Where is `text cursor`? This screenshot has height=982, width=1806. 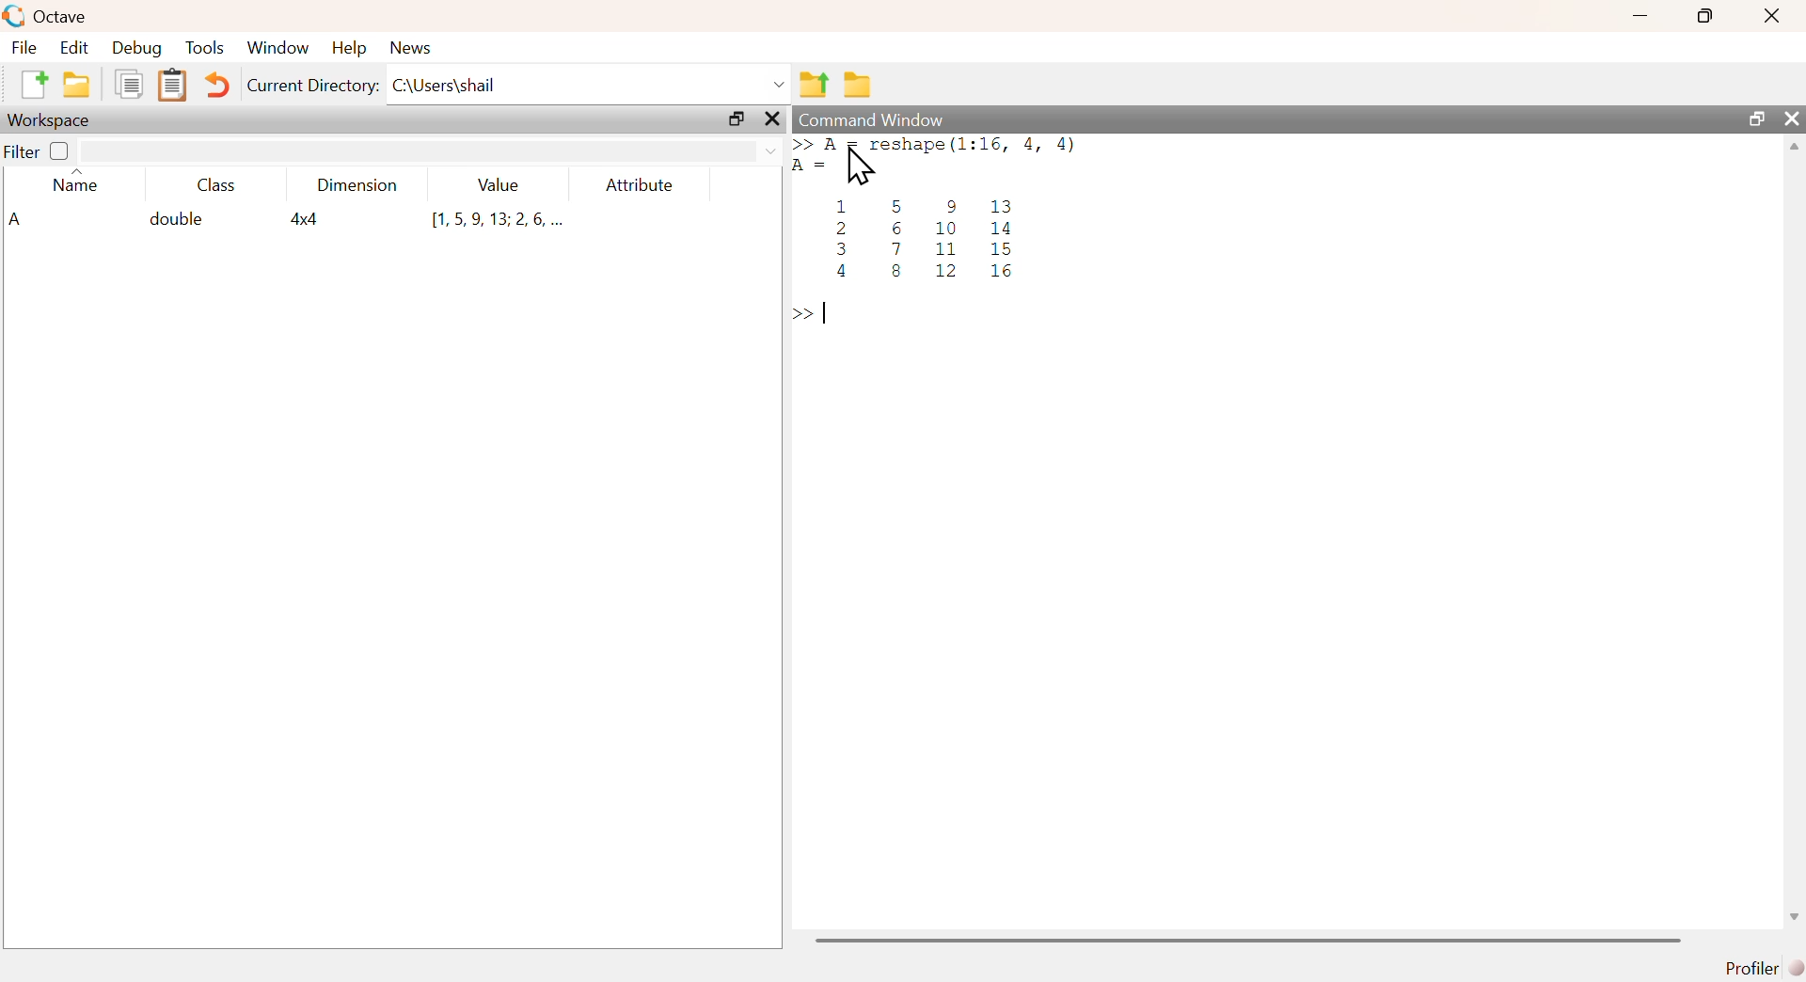 text cursor is located at coordinates (827, 318).